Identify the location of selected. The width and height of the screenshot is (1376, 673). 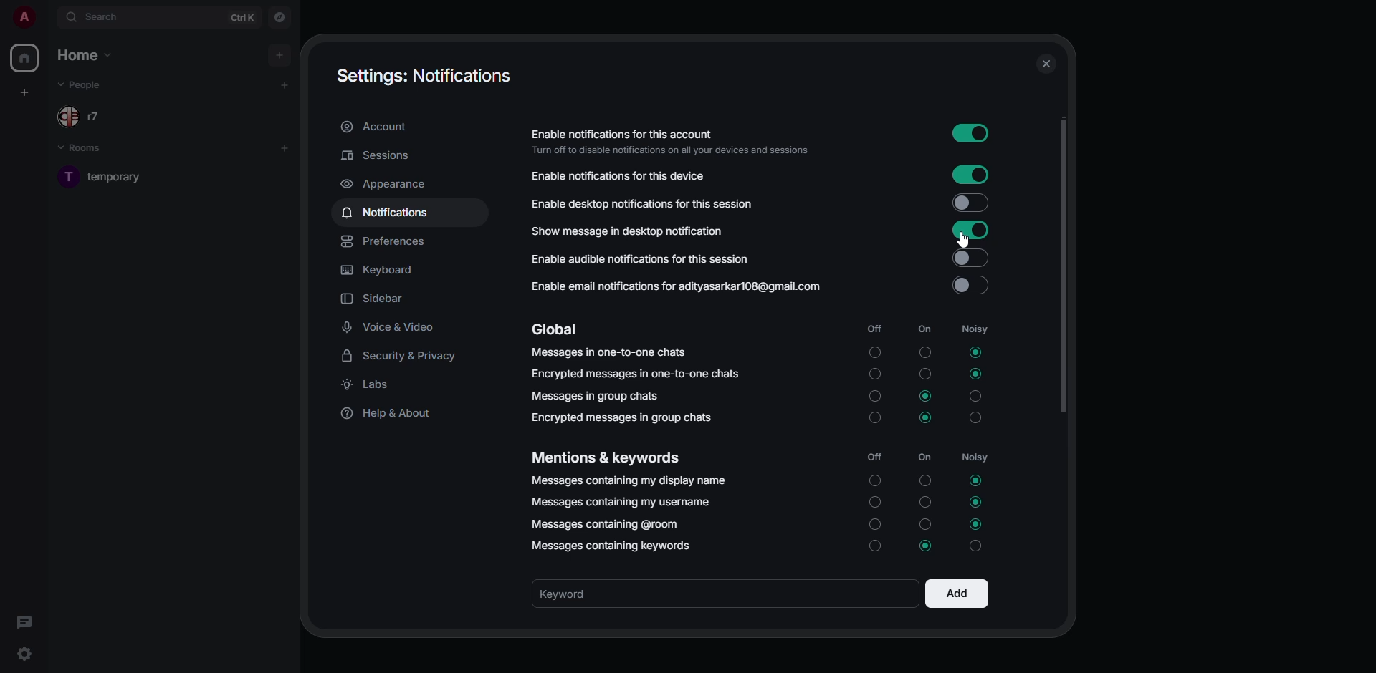
(975, 523).